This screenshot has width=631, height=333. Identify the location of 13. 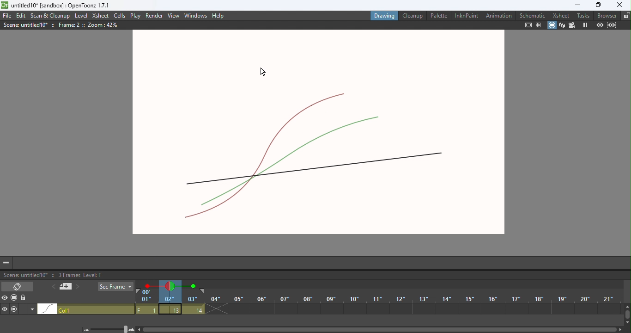
(170, 309).